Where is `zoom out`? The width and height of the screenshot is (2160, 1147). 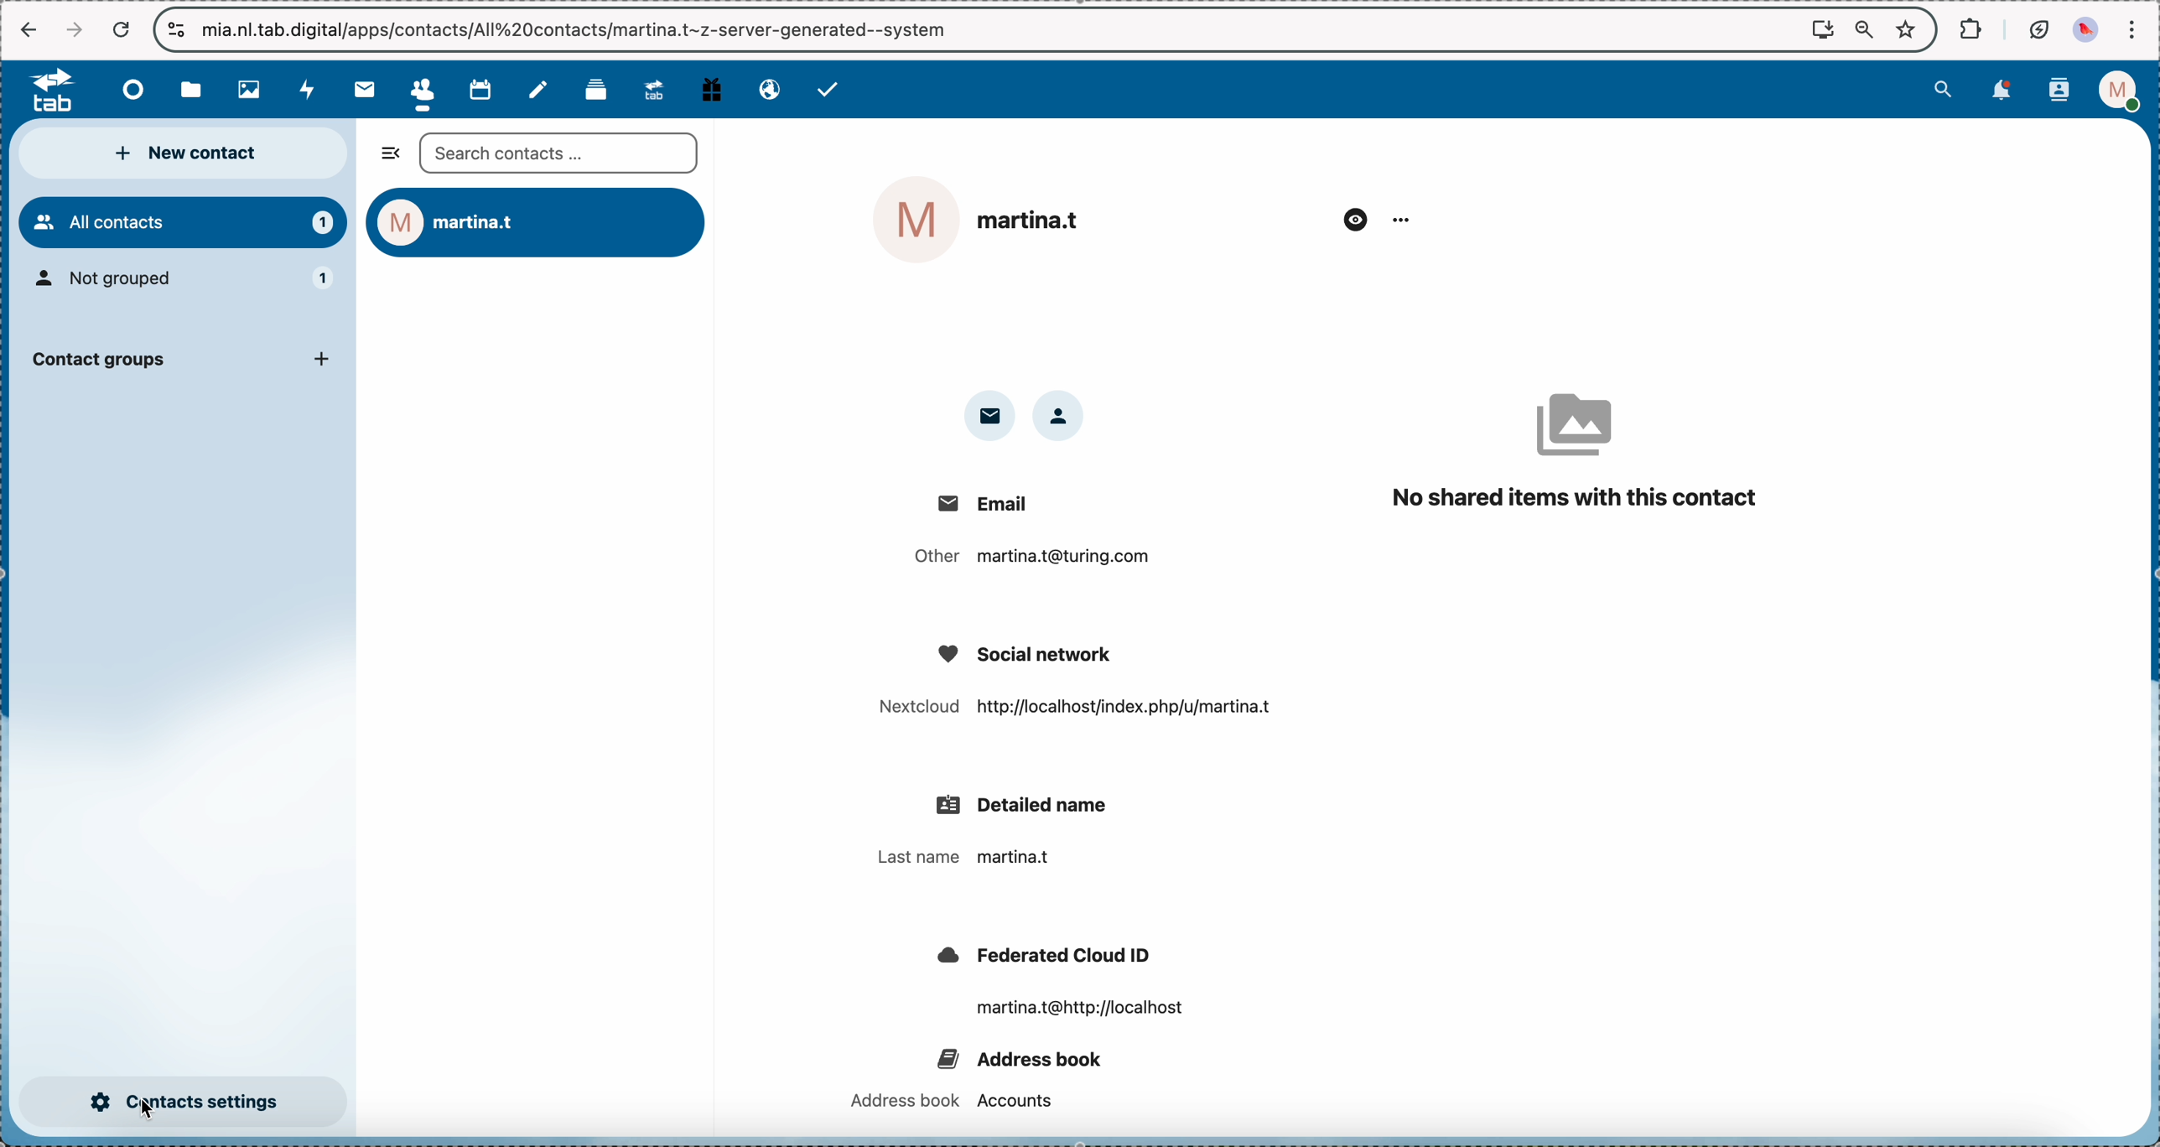 zoom out is located at coordinates (1863, 26).